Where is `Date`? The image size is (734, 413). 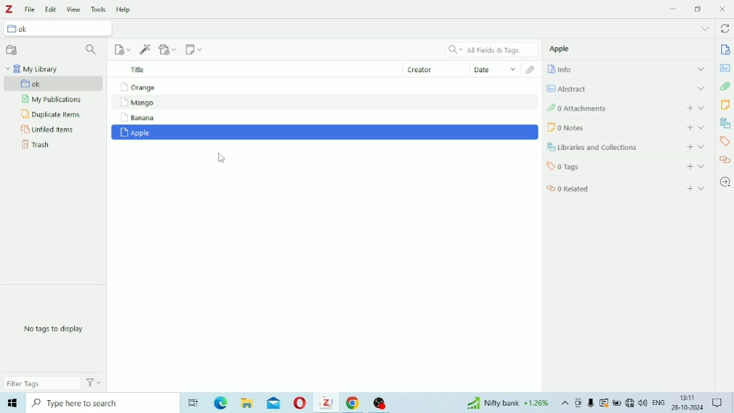
Date is located at coordinates (491, 70).